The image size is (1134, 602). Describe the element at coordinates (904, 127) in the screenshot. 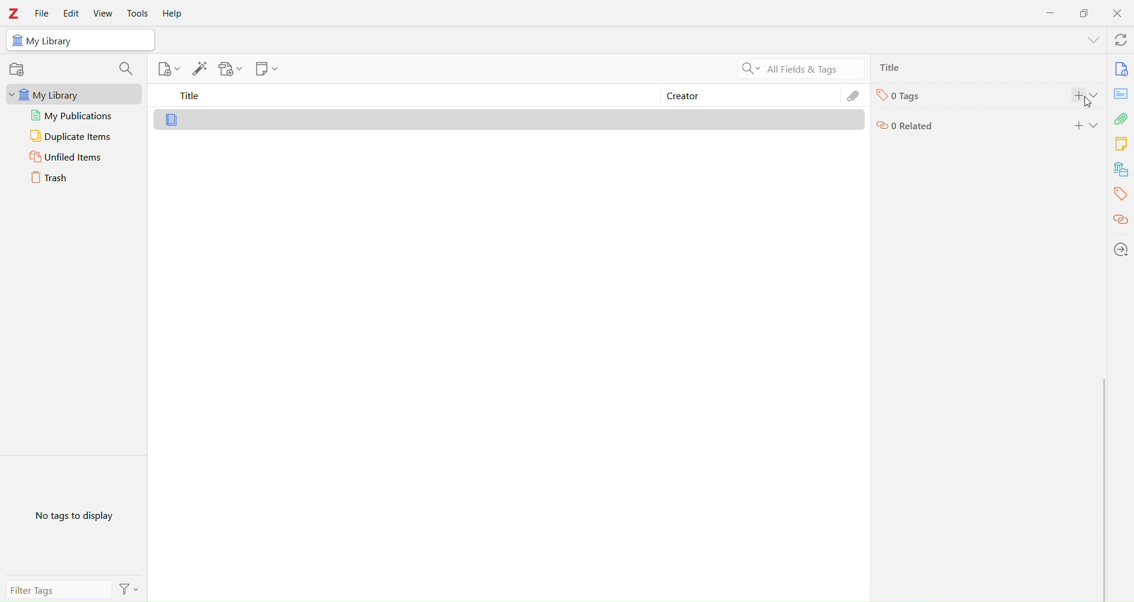

I see `Related` at that location.